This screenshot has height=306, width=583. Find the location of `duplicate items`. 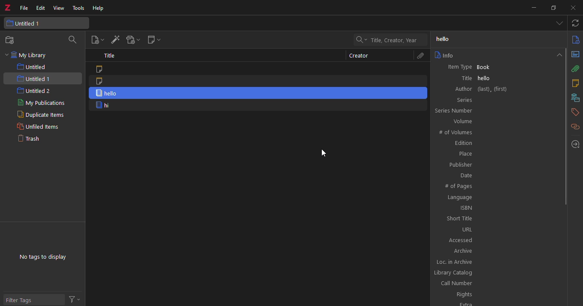

duplicate items is located at coordinates (38, 115).